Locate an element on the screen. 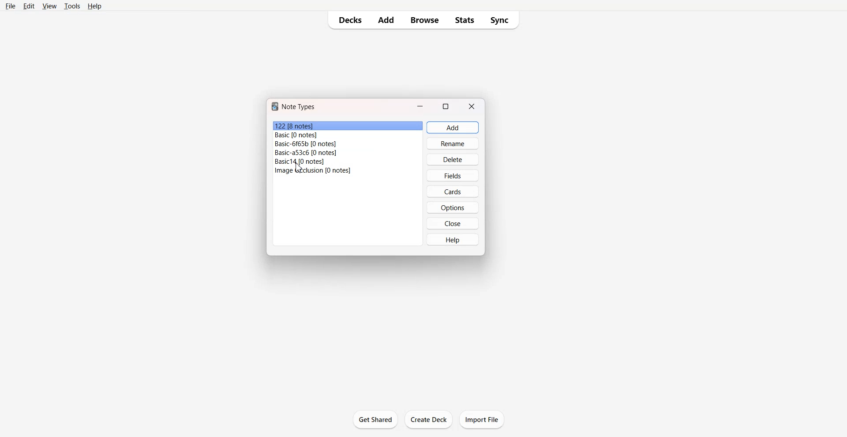  File is located at coordinates (348, 144).